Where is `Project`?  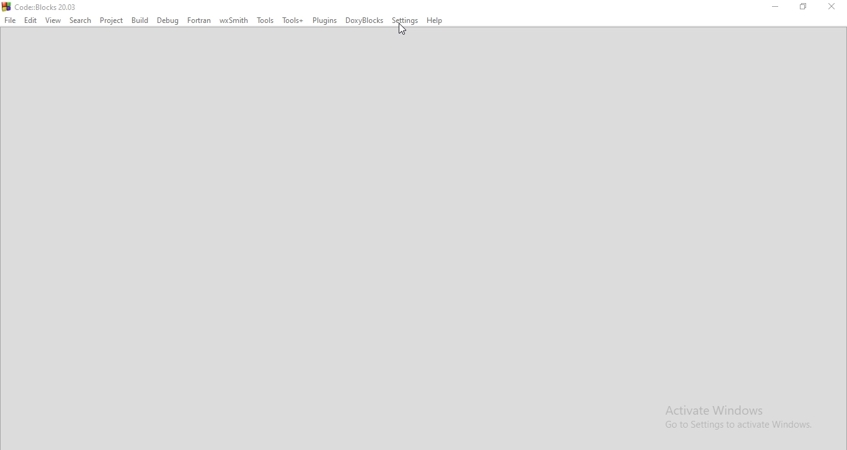 Project is located at coordinates (113, 20).